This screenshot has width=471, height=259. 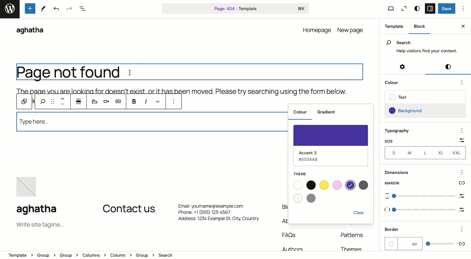 I want to click on Phone: +1 (555) 123-4567, so click(x=218, y=213).